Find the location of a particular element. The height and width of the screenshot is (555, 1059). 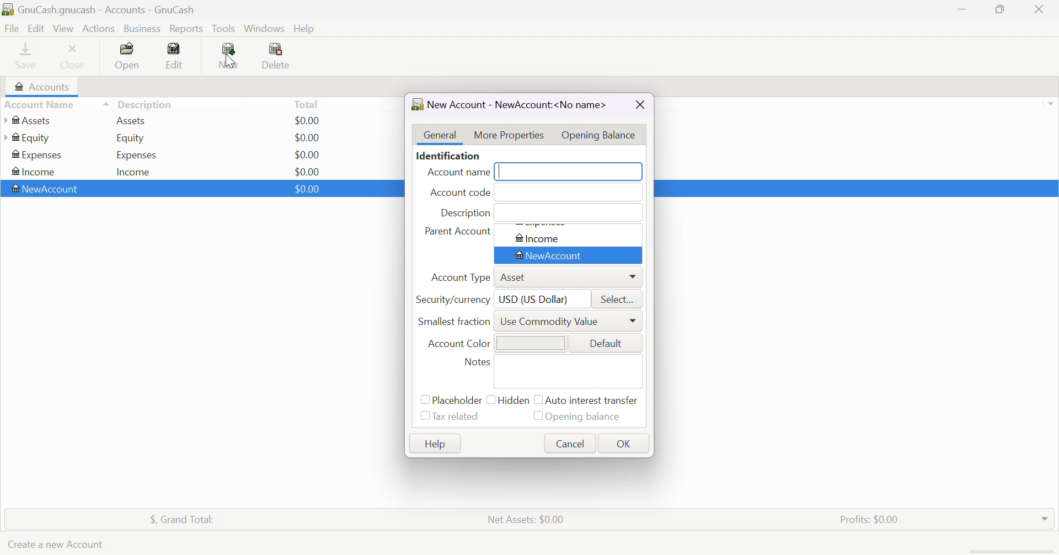

Edit is located at coordinates (35, 29).